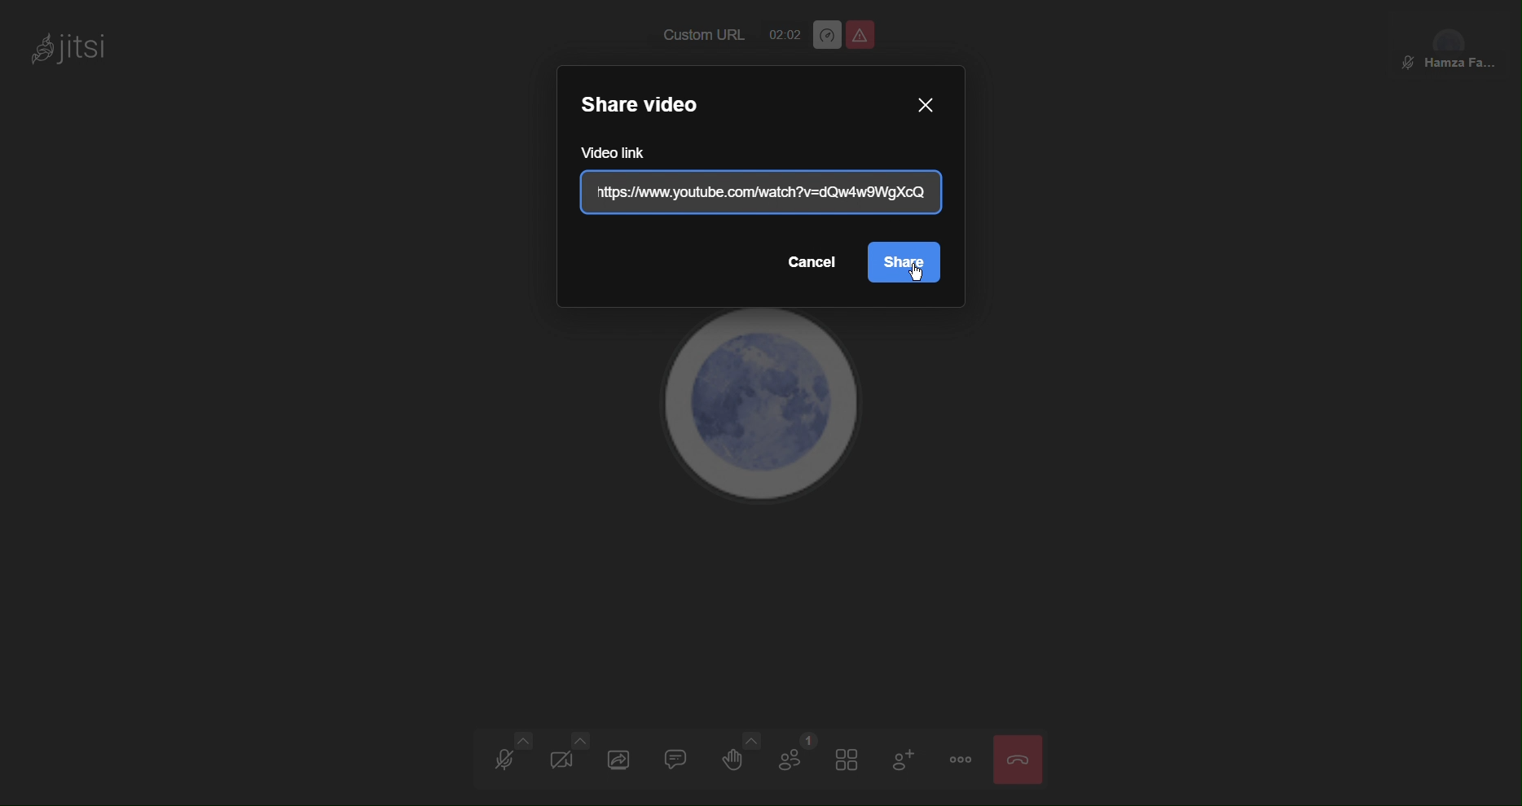 Image resolution: width=1522 pixels, height=806 pixels. What do you see at coordinates (910, 760) in the screenshot?
I see `Add Participant` at bounding box center [910, 760].